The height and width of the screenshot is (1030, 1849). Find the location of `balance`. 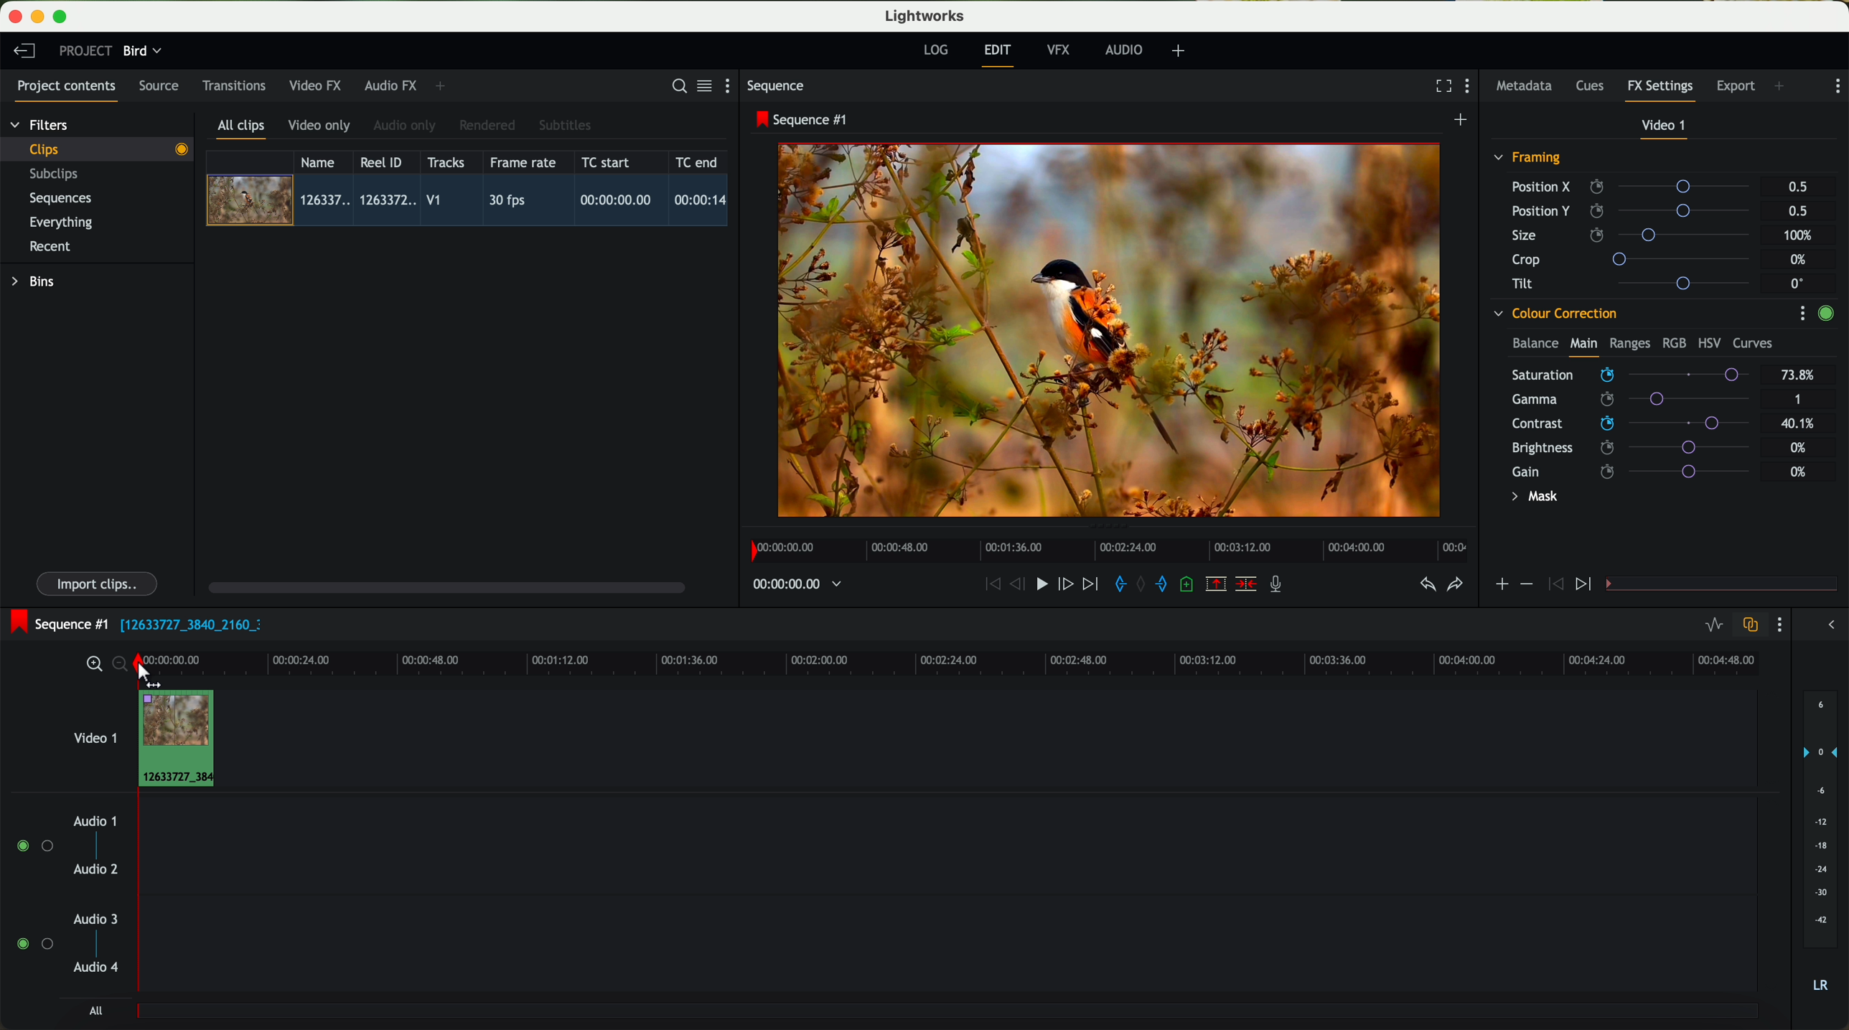

balance is located at coordinates (1535, 345).